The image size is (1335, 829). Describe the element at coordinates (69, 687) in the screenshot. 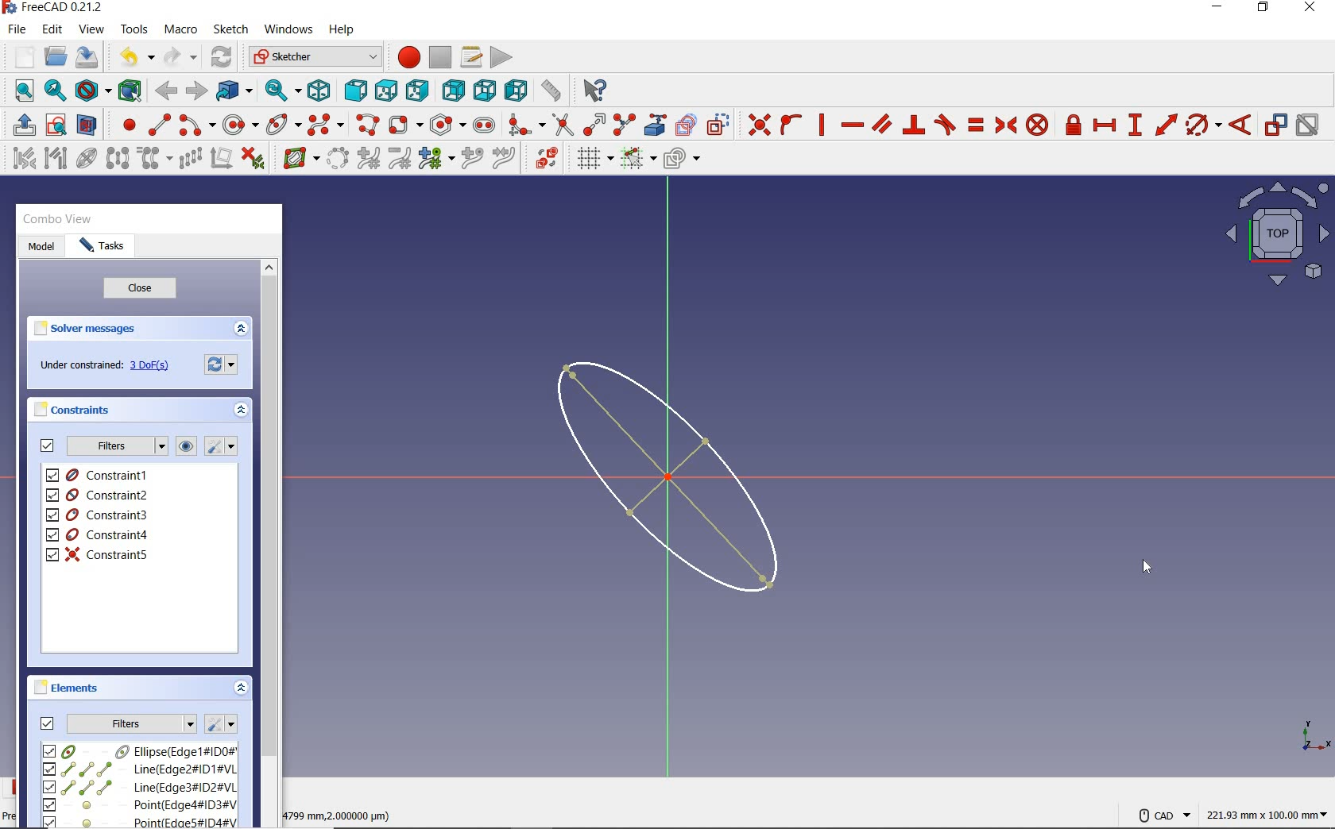

I see `elements` at that location.